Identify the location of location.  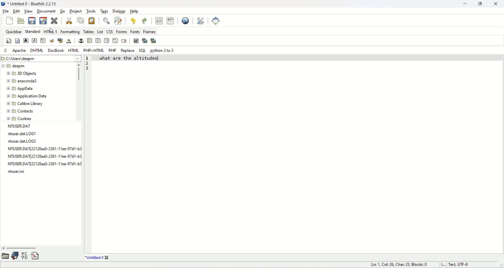
(41, 59).